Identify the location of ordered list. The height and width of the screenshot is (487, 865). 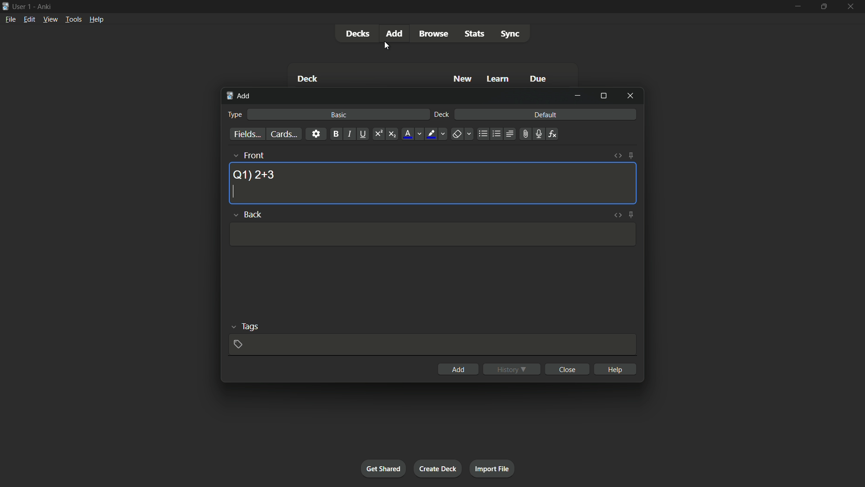
(496, 134).